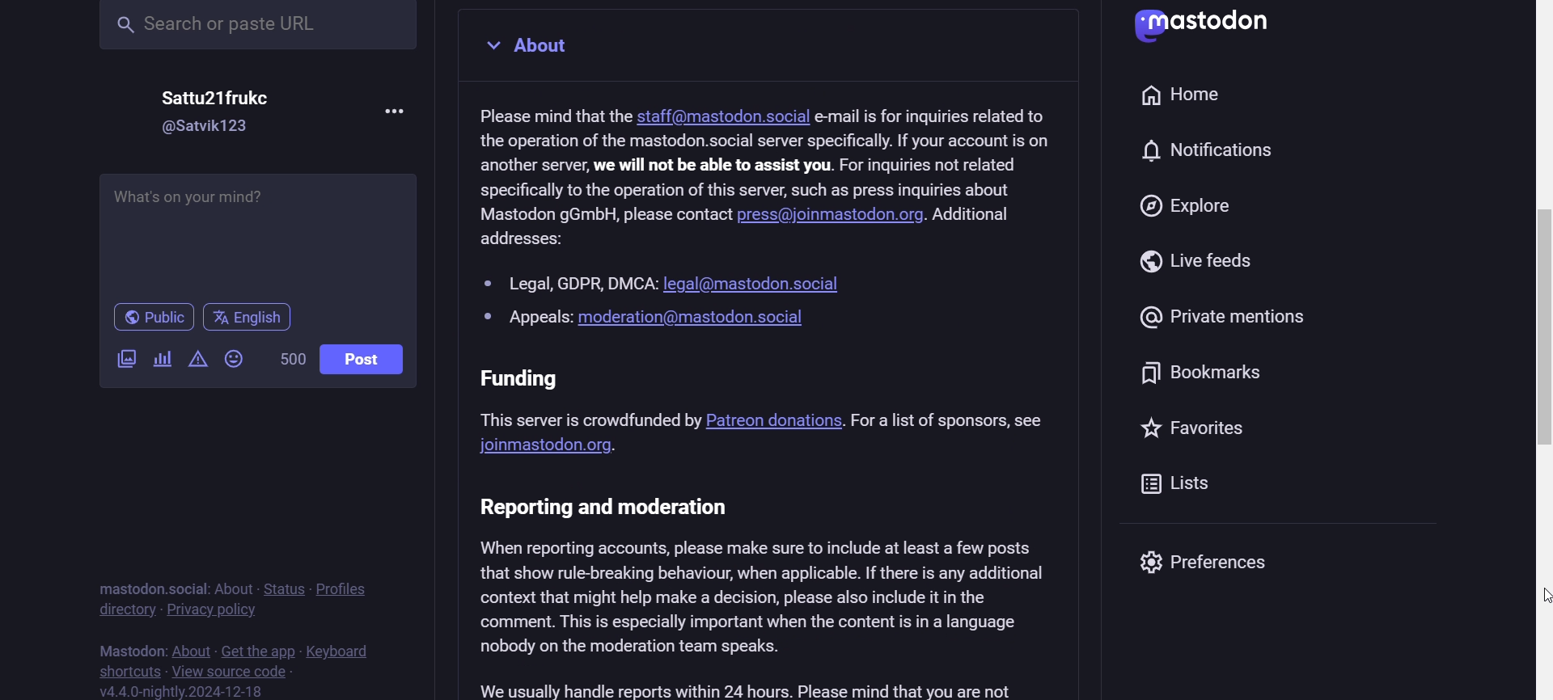 The image size is (1553, 700). I want to click on version, so click(184, 691).